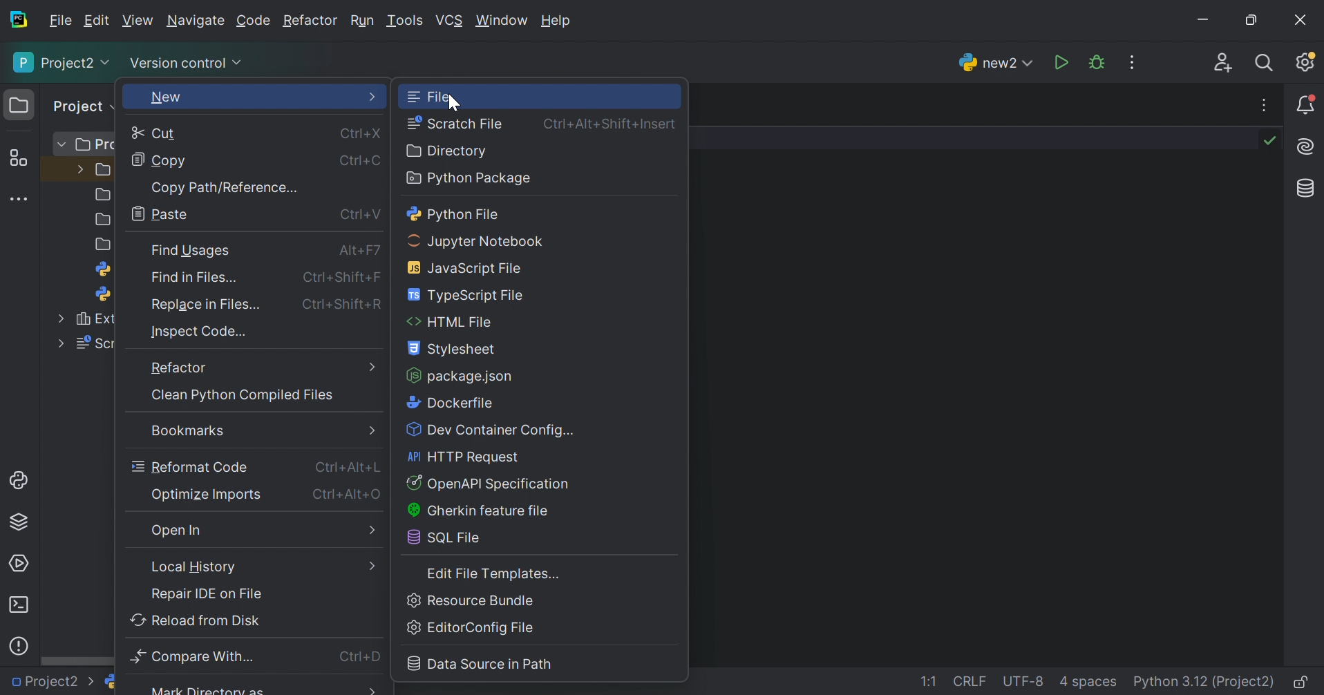 The image size is (1324, 695). I want to click on HTTP request, so click(466, 457).